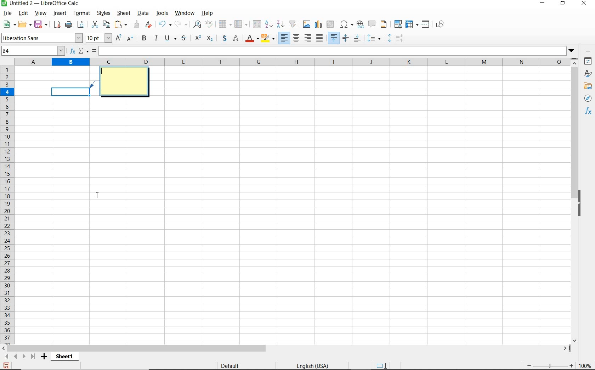 This screenshot has height=370, width=595. What do you see at coordinates (121, 25) in the screenshot?
I see `paste` at bounding box center [121, 25].